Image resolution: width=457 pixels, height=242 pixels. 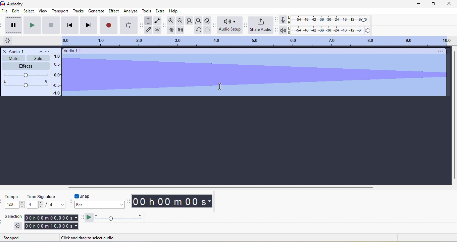 What do you see at coordinates (96, 11) in the screenshot?
I see `generate` at bounding box center [96, 11].